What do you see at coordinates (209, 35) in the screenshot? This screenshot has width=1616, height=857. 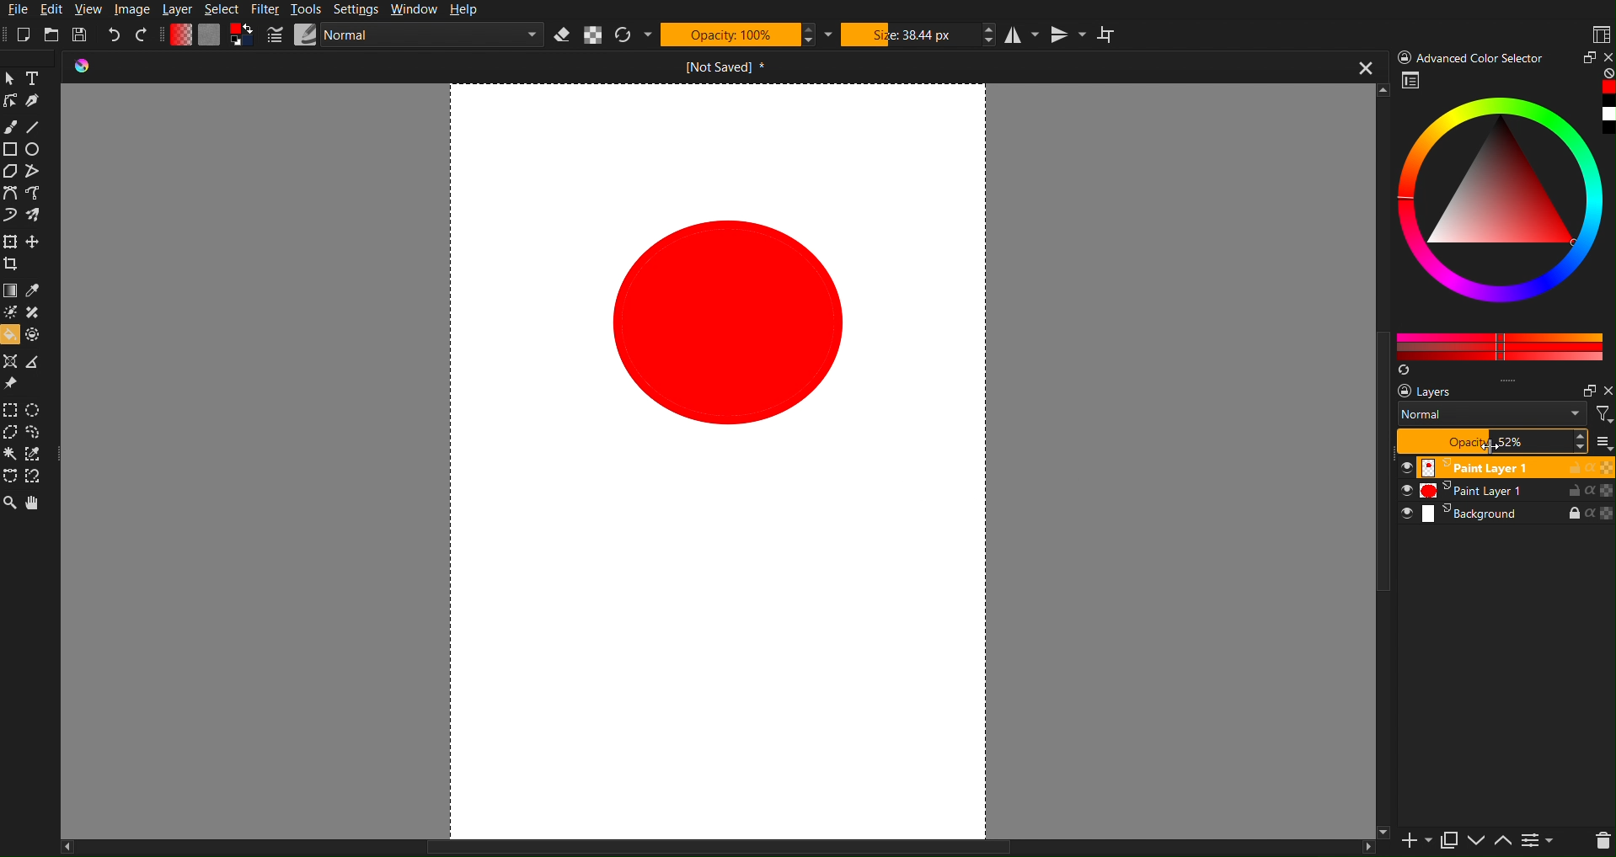 I see `Plain Canvas` at bounding box center [209, 35].